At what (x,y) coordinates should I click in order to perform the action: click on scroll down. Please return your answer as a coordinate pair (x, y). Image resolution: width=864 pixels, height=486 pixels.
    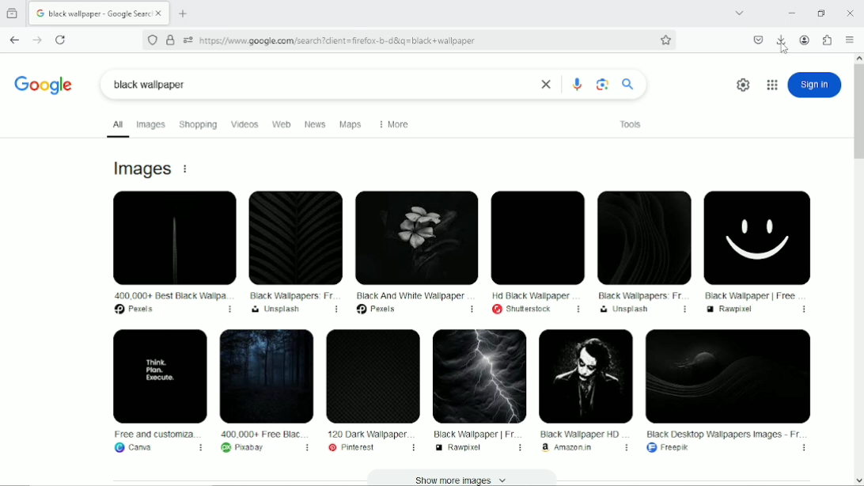
    Looking at the image, I should click on (858, 480).